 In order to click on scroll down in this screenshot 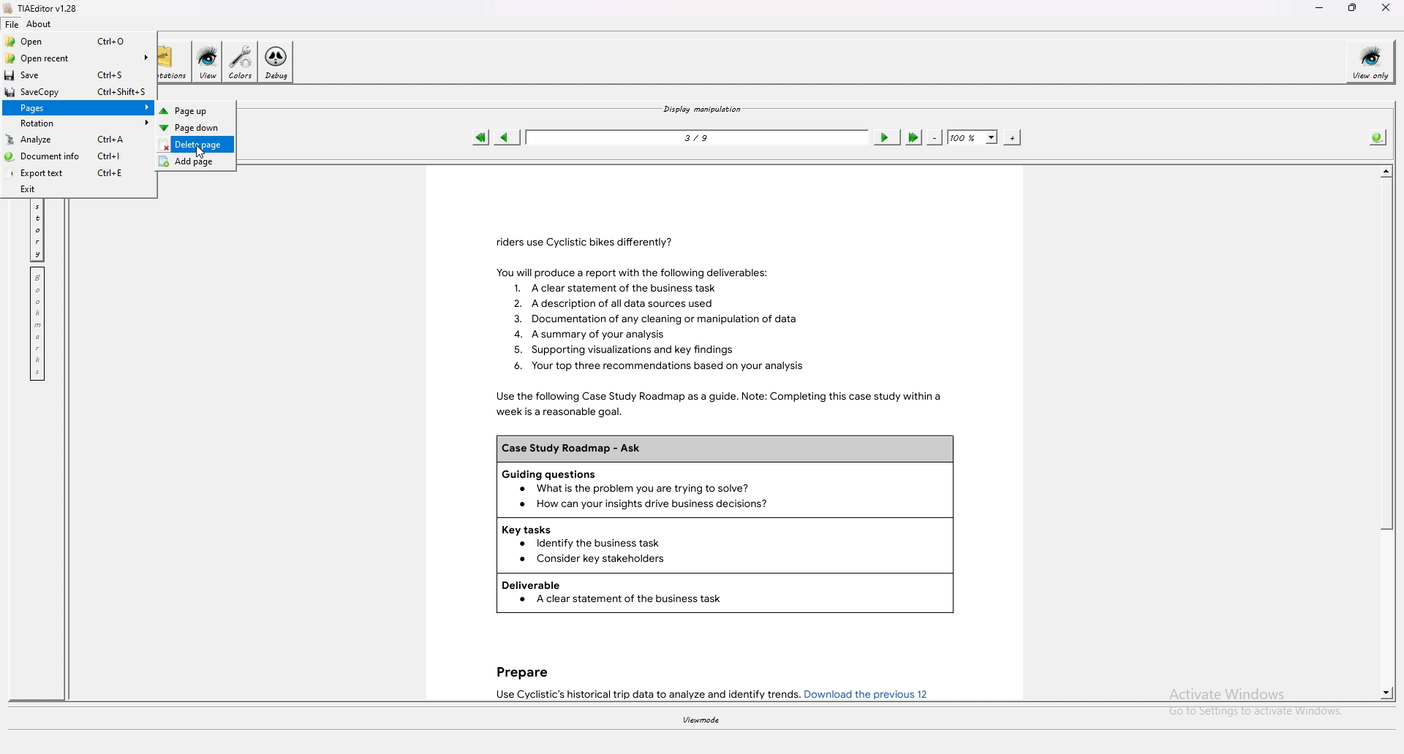, I will do `click(1387, 692)`.